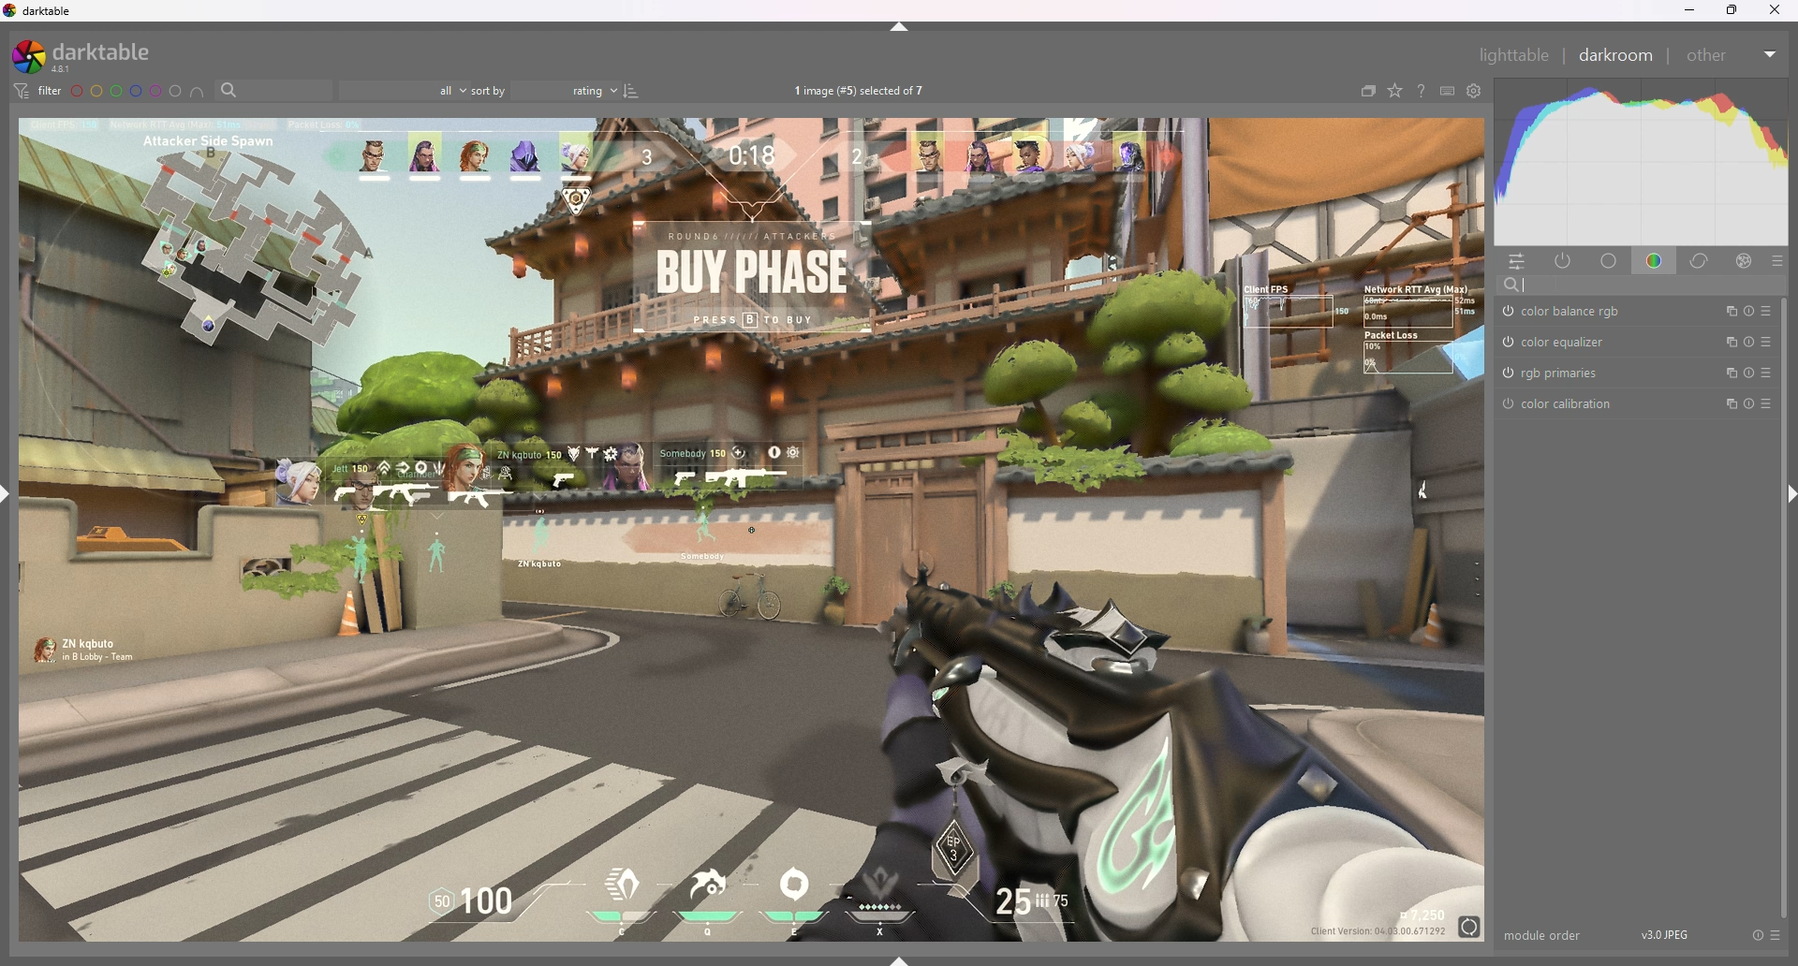 Image resolution: width=1798 pixels, height=966 pixels. Describe the element at coordinates (1725, 312) in the screenshot. I see `multiple instances action` at that location.